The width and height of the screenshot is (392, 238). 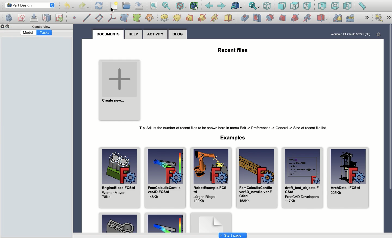 I want to click on Back, so click(x=209, y=6).